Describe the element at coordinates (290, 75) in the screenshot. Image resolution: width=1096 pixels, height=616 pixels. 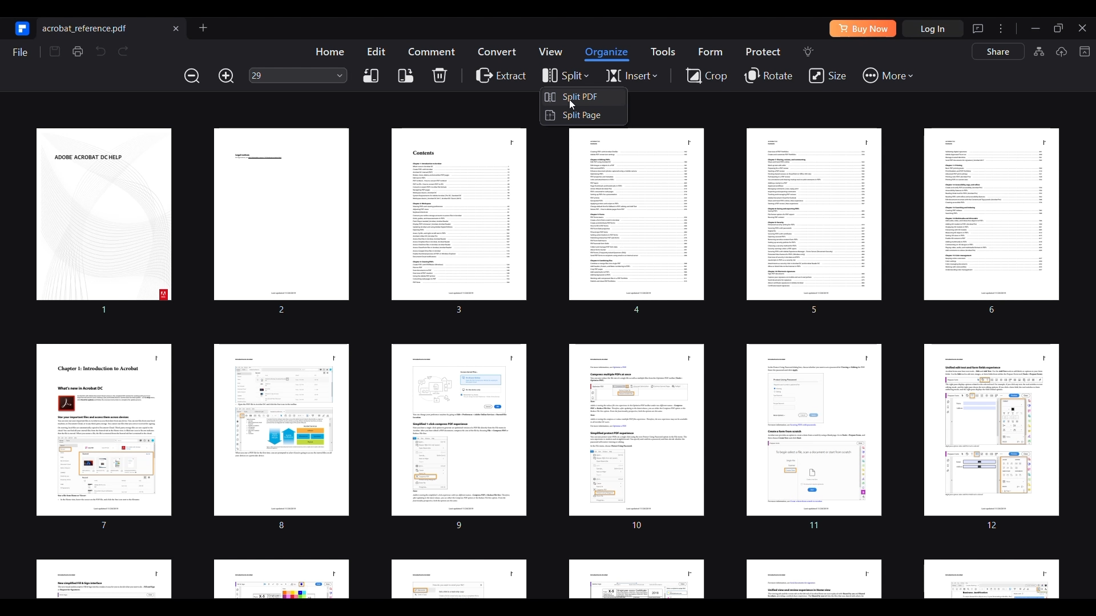
I see `29` at that location.